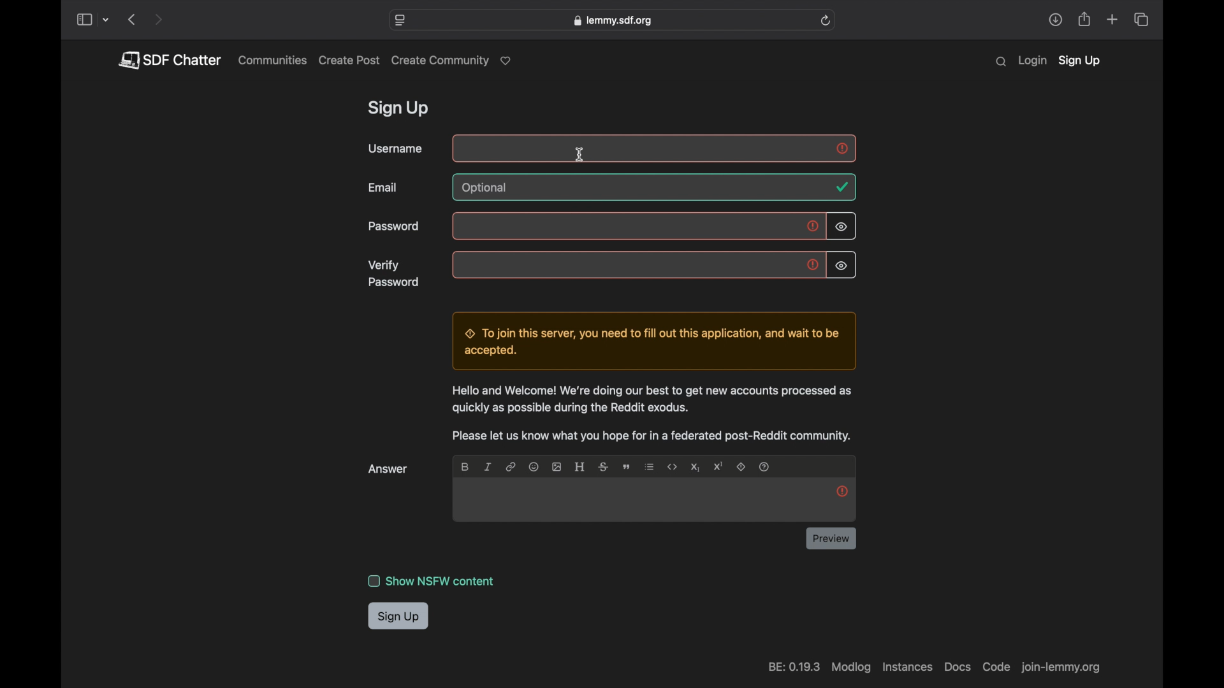  I want to click on show nsfw content, so click(431, 581).